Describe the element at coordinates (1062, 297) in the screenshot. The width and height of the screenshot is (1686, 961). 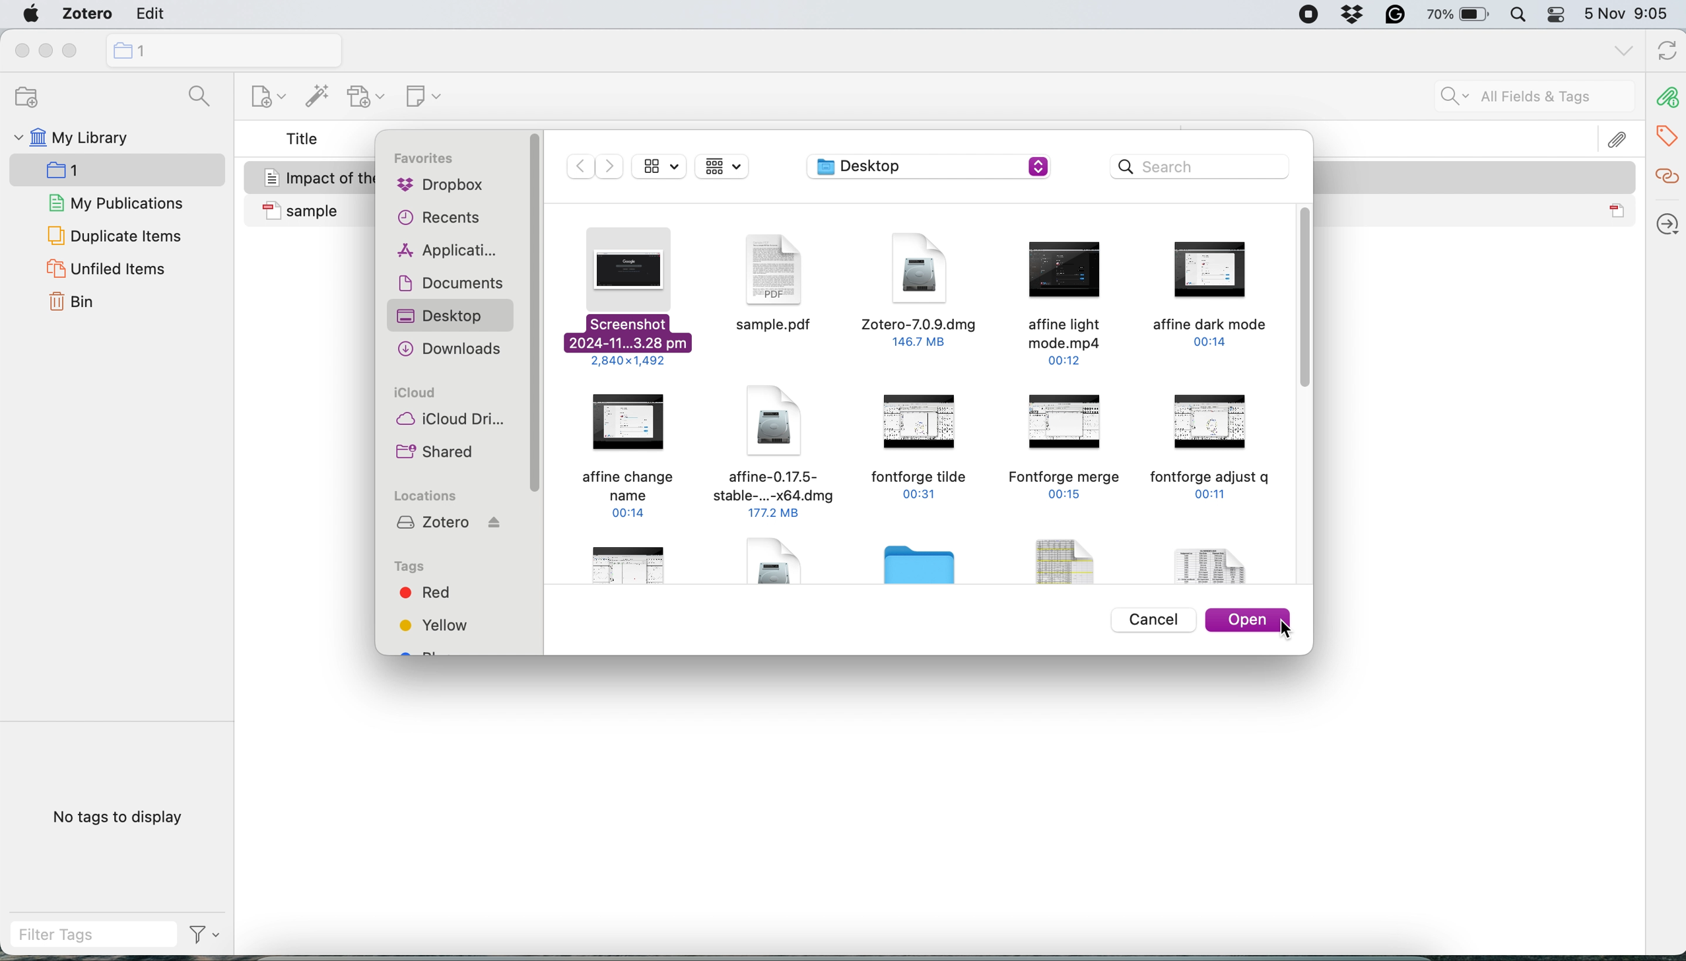
I see `Affine light mode.mp4` at that location.